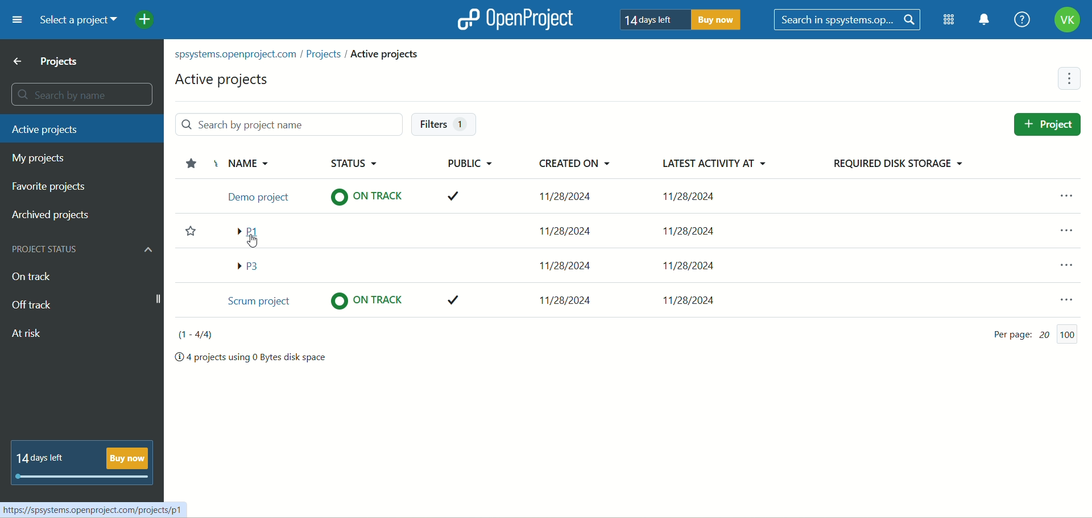 The height and width of the screenshot is (518, 1092). What do you see at coordinates (697, 229) in the screenshot?
I see `11/28/2024` at bounding box center [697, 229].